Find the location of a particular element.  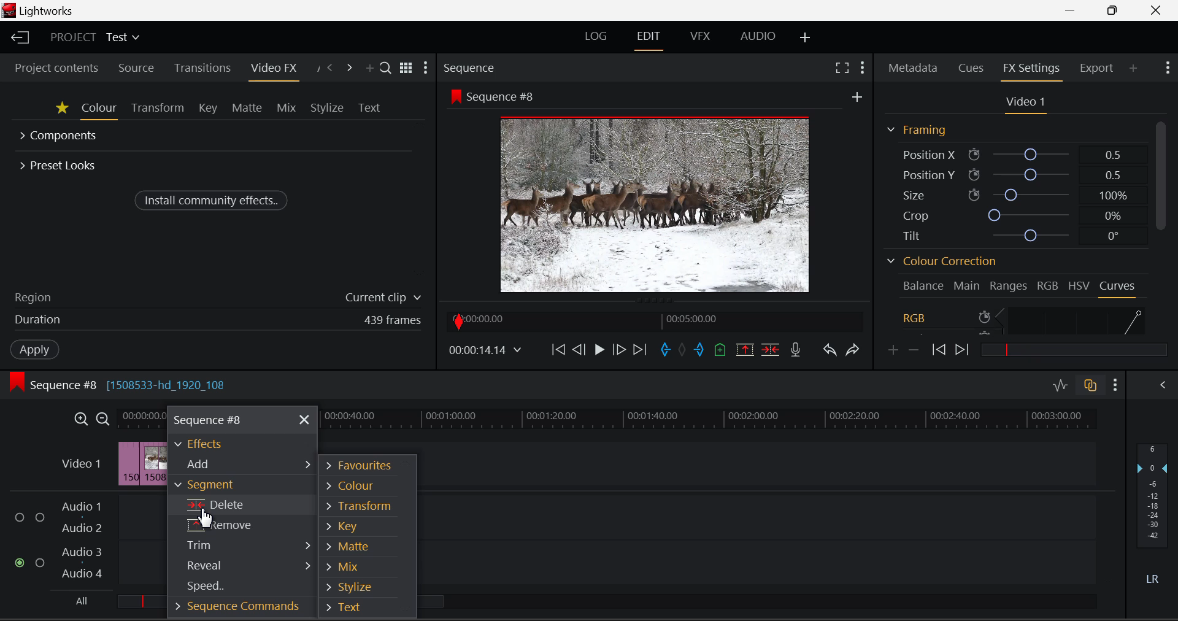

Go Back is located at coordinates (580, 350).